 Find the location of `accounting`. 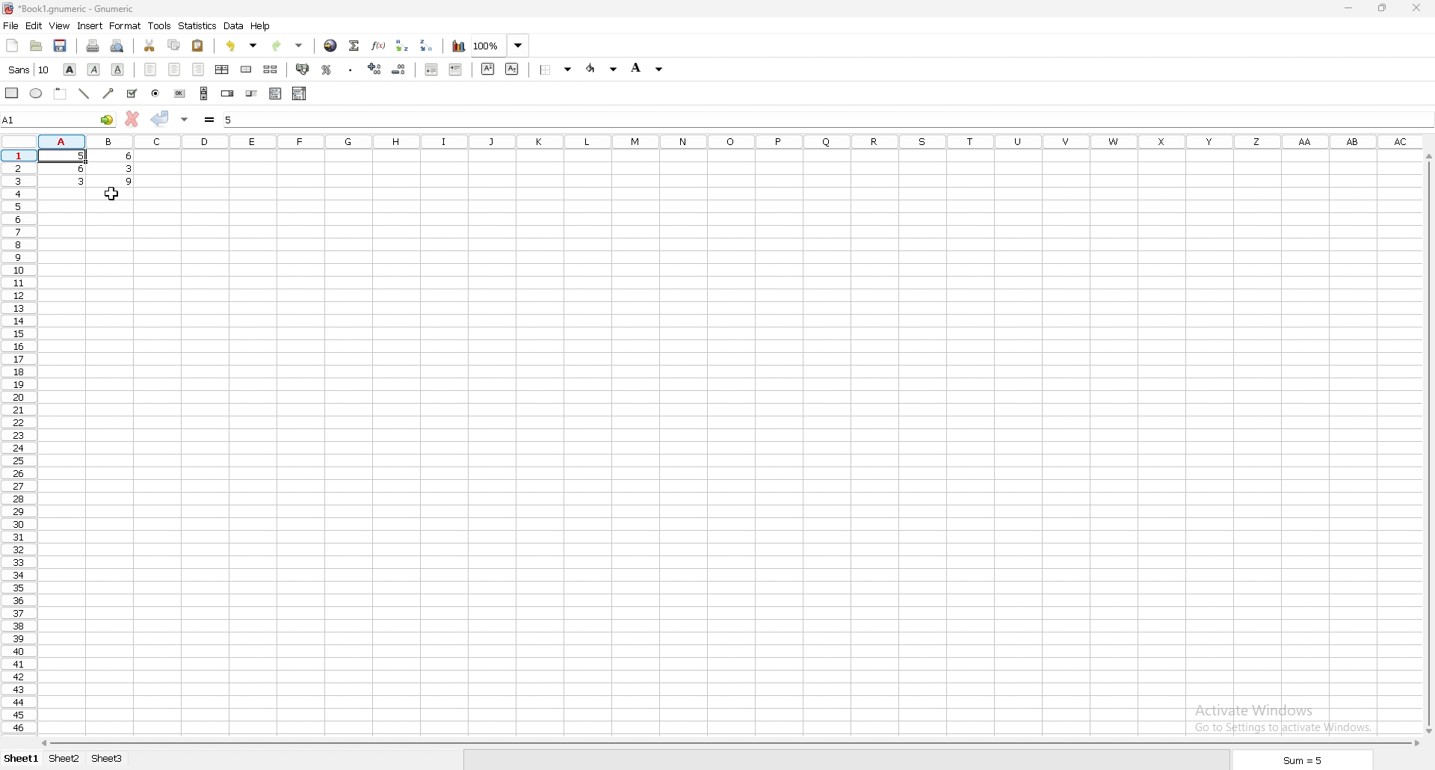

accounting is located at coordinates (302, 69).